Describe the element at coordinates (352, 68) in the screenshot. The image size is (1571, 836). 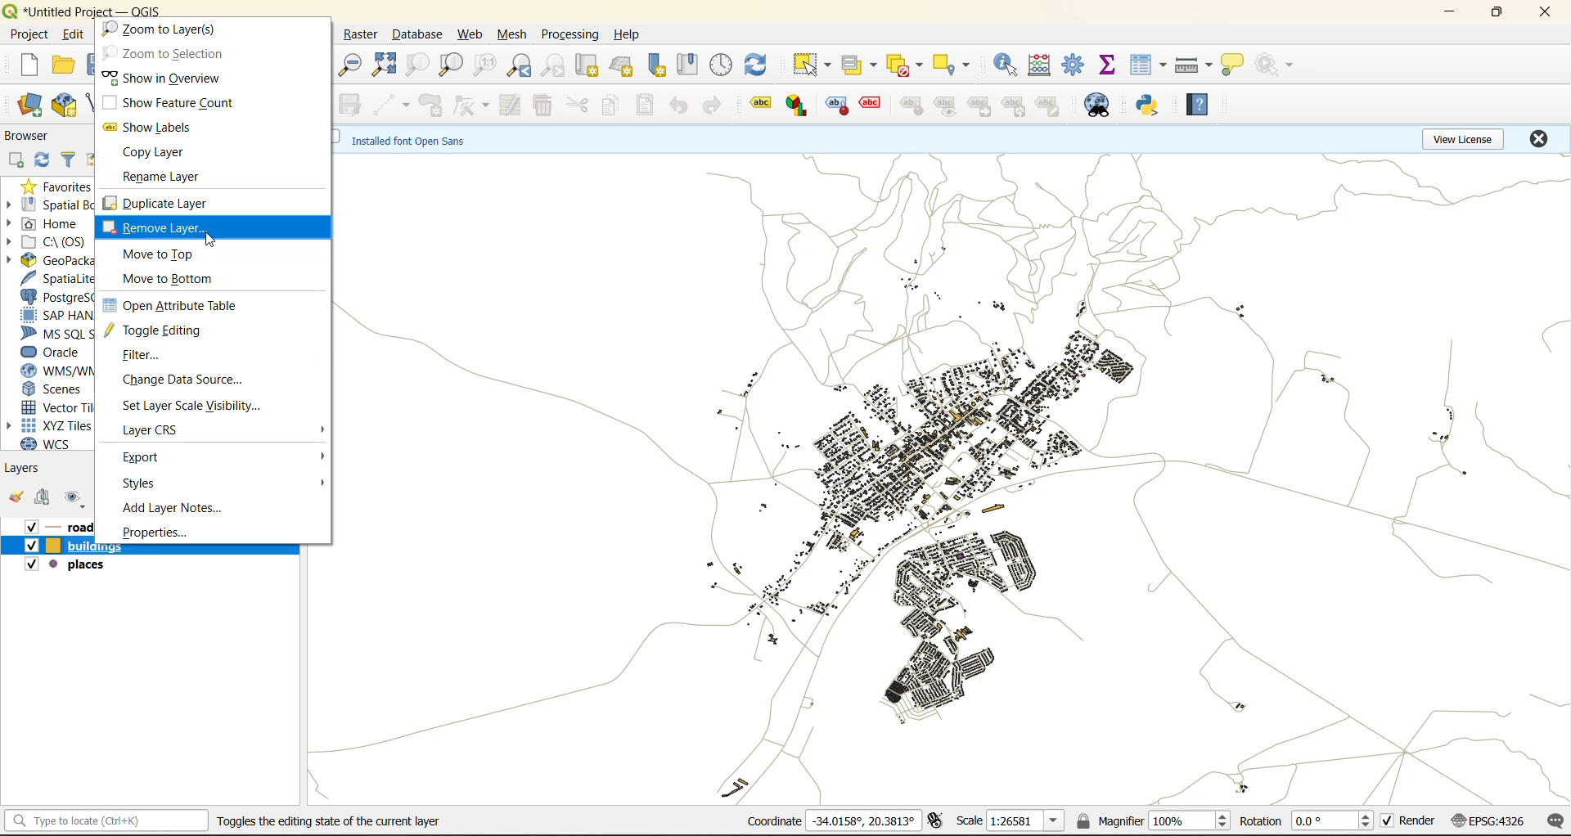
I see `zoom out` at that location.